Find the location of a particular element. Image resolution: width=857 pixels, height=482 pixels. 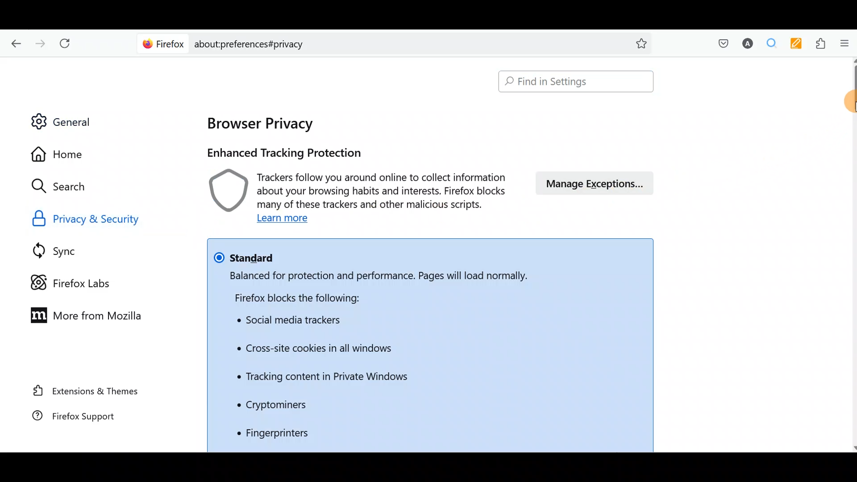

Open application menu is located at coordinates (844, 44).